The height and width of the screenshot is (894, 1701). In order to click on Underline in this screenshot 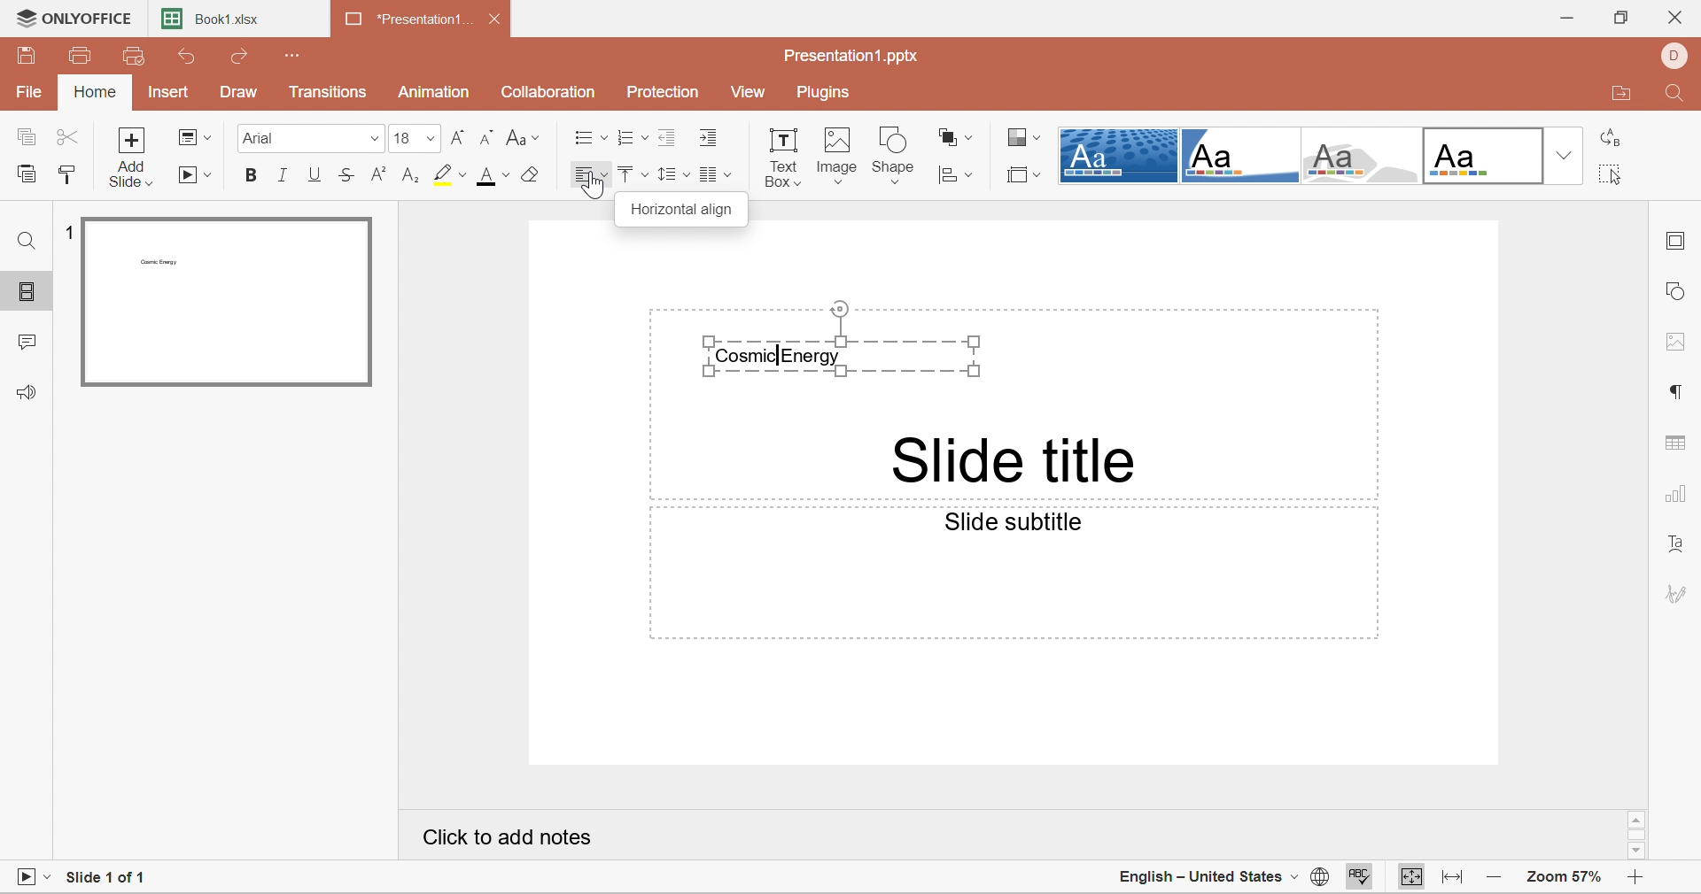, I will do `click(315, 175)`.